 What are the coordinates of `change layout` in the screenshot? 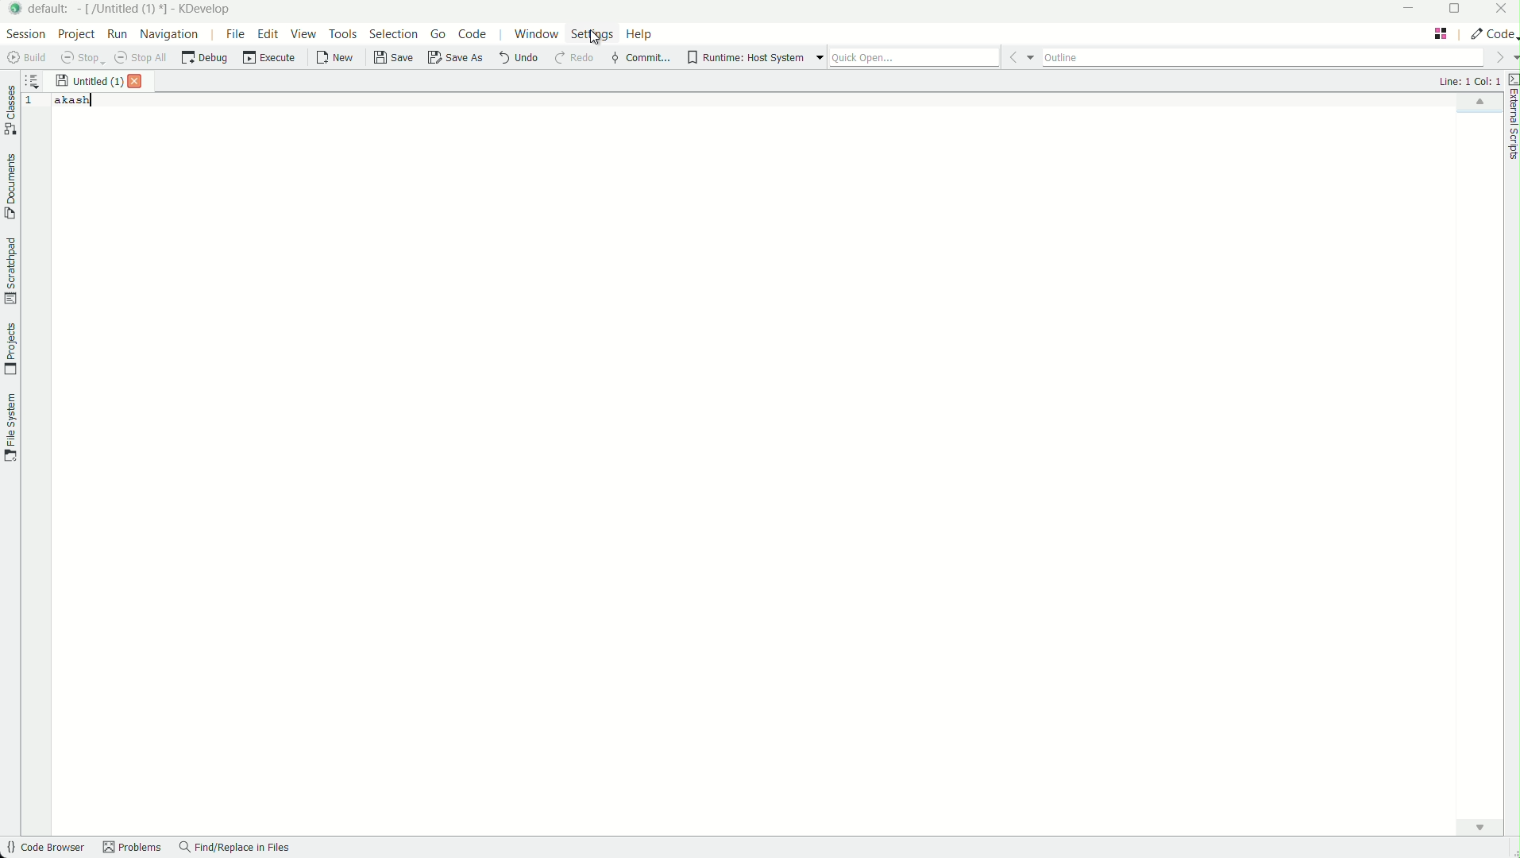 It's located at (1441, 33).